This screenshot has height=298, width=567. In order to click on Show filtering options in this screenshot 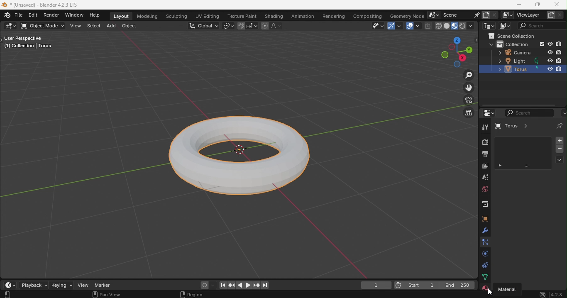, I will do `click(499, 166)`.